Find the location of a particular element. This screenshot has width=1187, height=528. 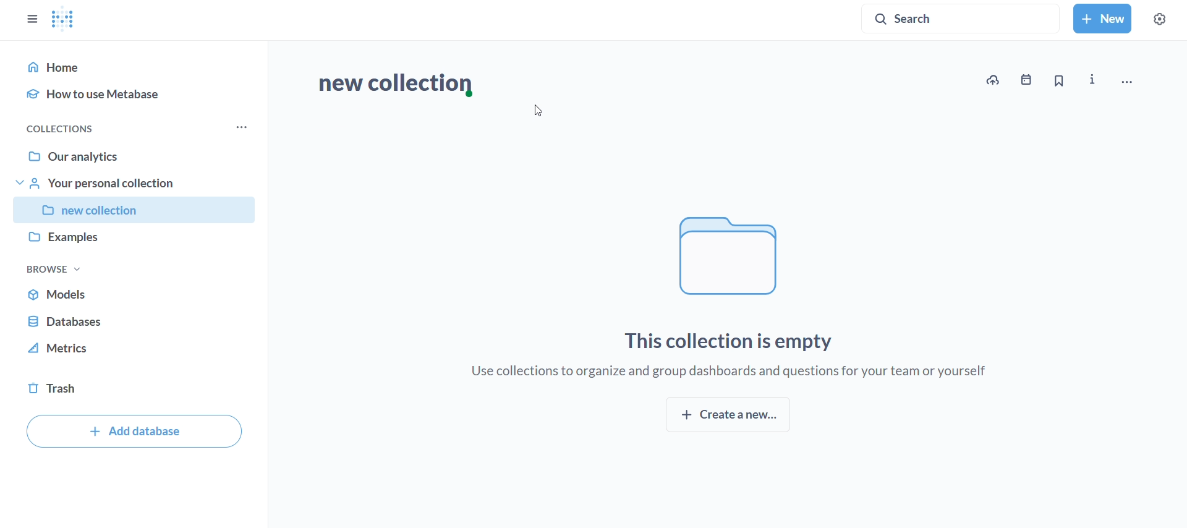

events is located at coordinates (1029, 80).